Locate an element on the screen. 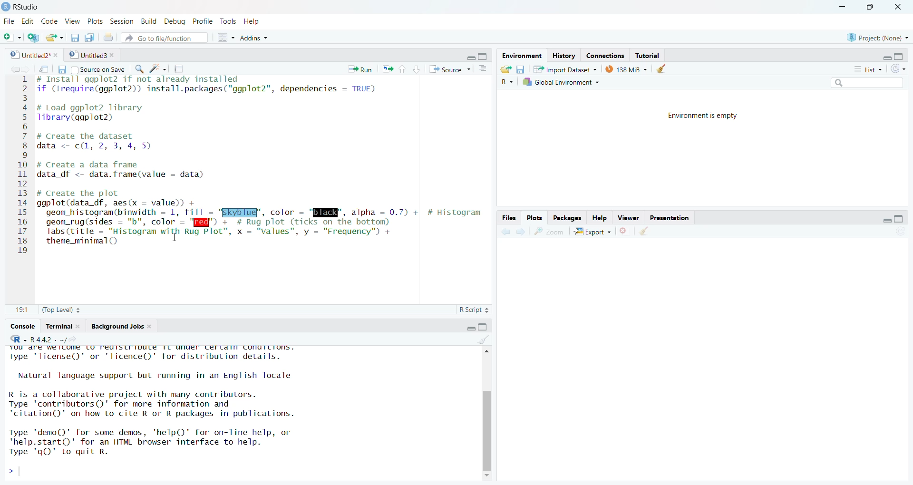 The height and width of the screenshot is (485, 913). Show document outline is located at coordinates (483, 70).